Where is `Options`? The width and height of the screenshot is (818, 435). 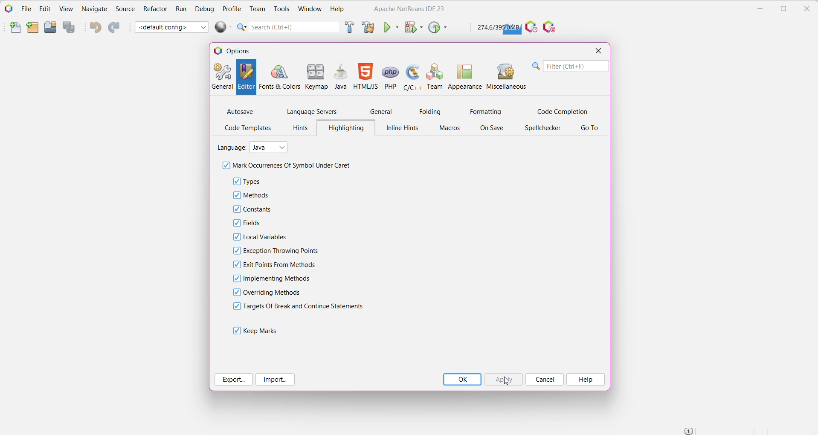
Options is located at coordinates (242, 51).